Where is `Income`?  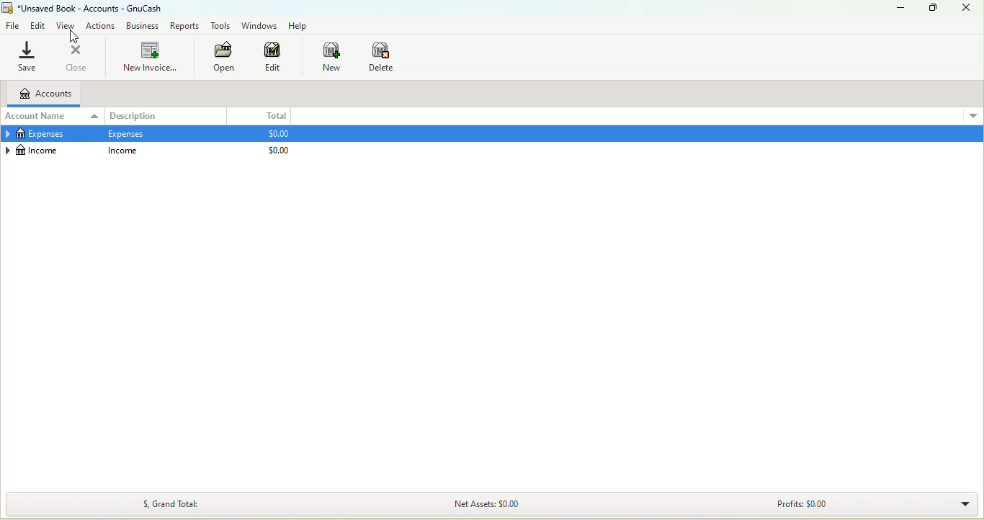 Income is located at coordinates (122, 150).